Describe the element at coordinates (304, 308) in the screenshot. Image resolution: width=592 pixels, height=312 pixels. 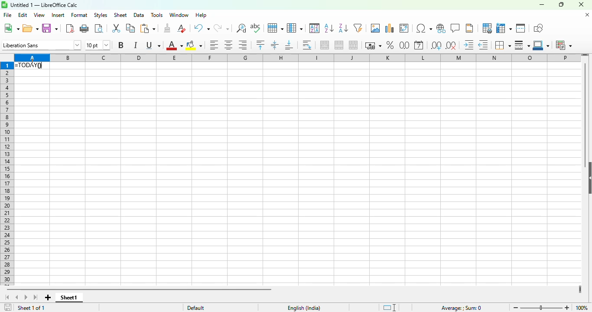
I see `text language` at that location.